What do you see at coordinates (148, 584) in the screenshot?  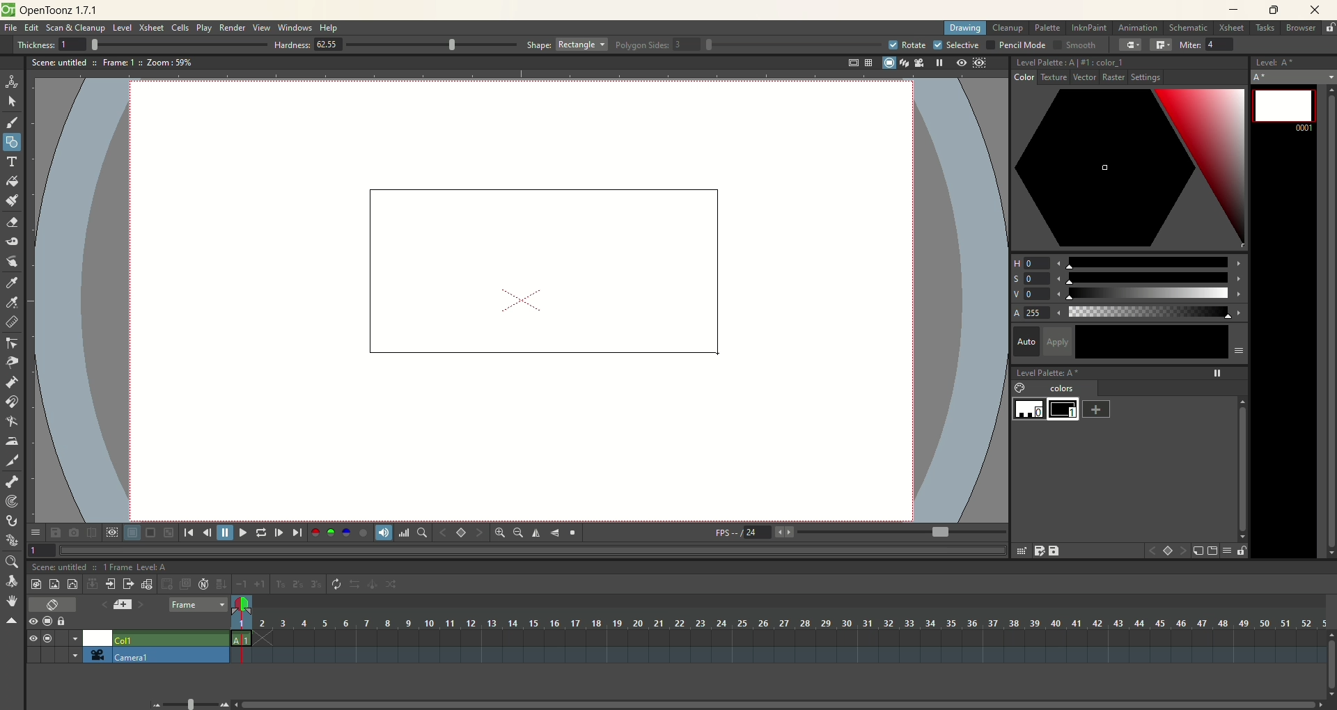 I see `toggle edit in place` at bounding box center [148, 584].